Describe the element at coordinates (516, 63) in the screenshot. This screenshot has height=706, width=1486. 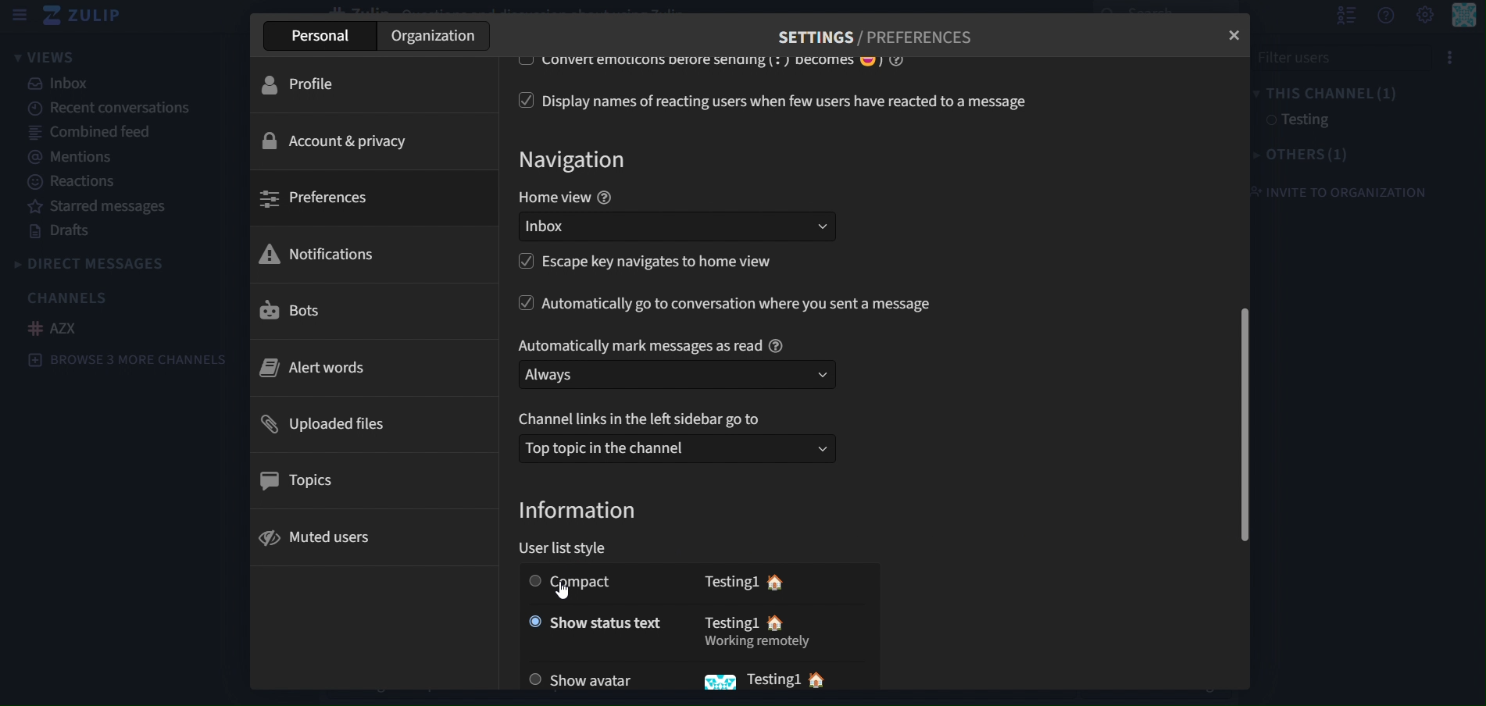
I see `check box` at that location.